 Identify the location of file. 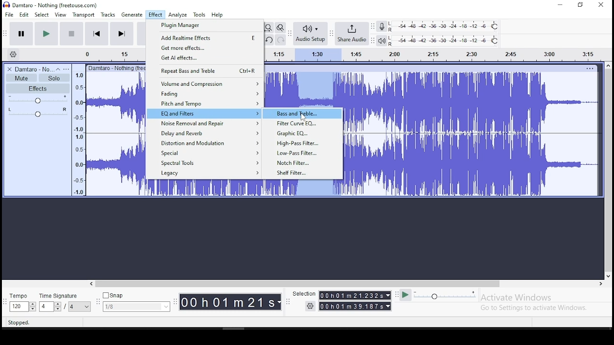
(10, 14).